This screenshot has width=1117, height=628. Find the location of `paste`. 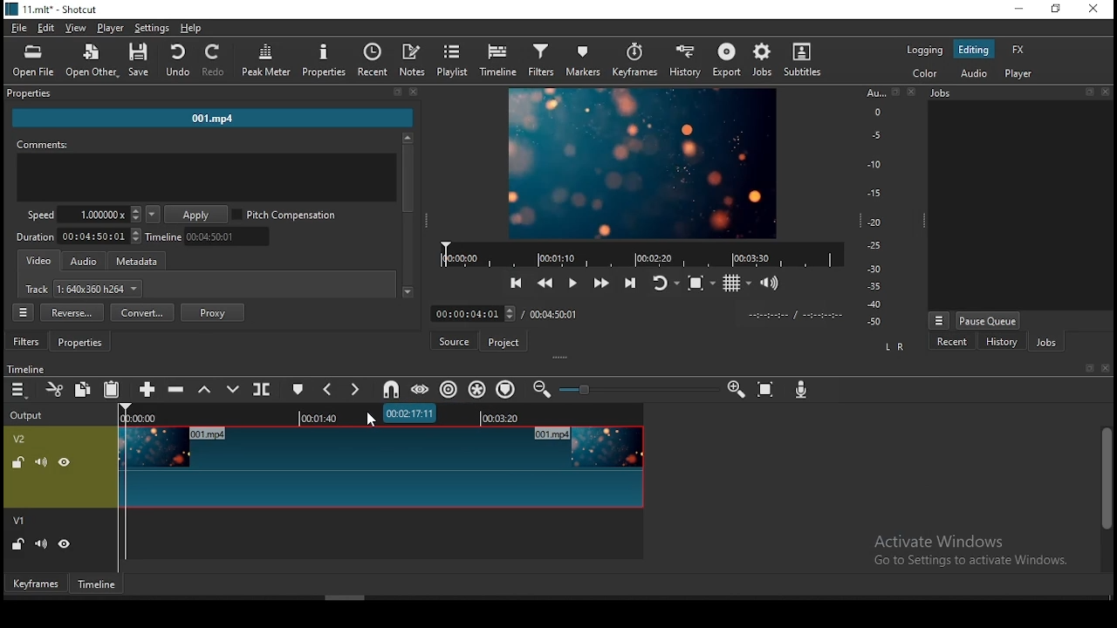

paste is located at coordinates (111, 392).